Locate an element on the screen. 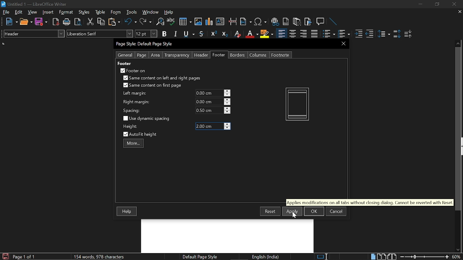 Image resolution: width=463 pixels, height=260 pixels. Move up is located at coordinates (458, 43).